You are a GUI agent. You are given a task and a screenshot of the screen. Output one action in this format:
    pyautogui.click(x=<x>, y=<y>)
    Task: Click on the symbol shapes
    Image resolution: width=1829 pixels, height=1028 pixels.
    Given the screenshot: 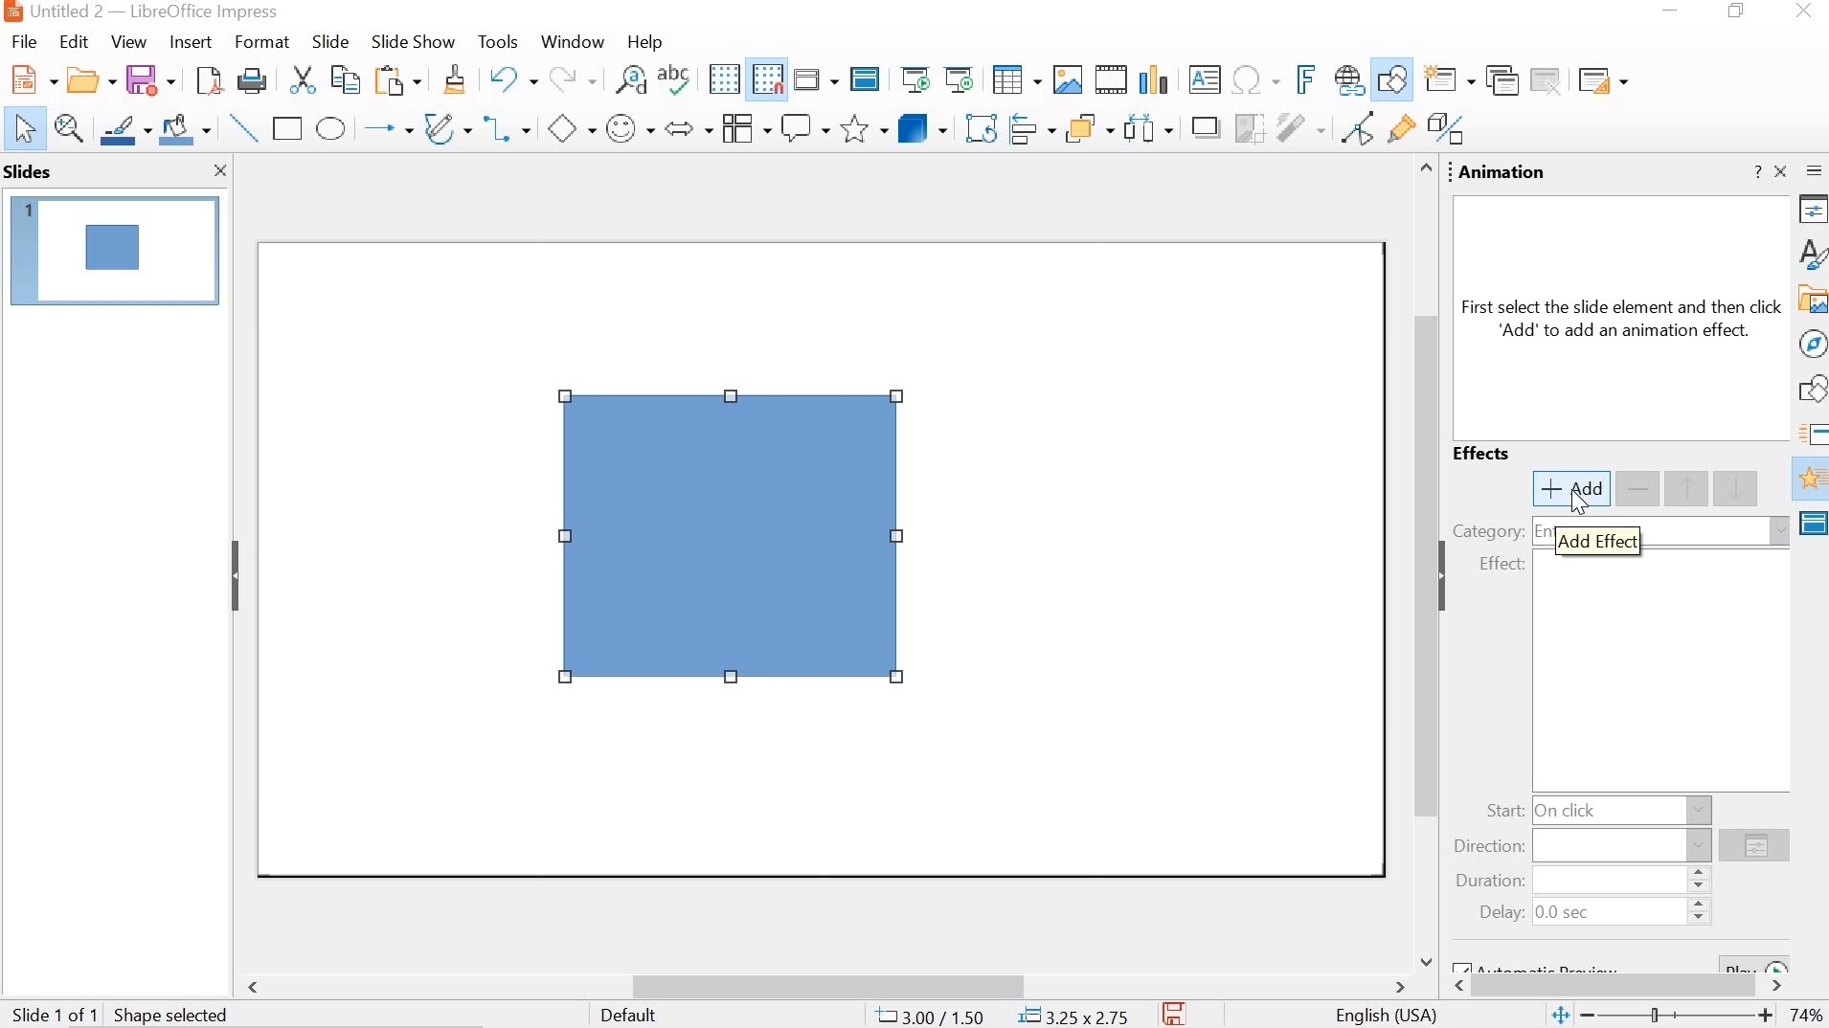 What is the action you would take?
    pyautogui.click(x=630, y=130)
    